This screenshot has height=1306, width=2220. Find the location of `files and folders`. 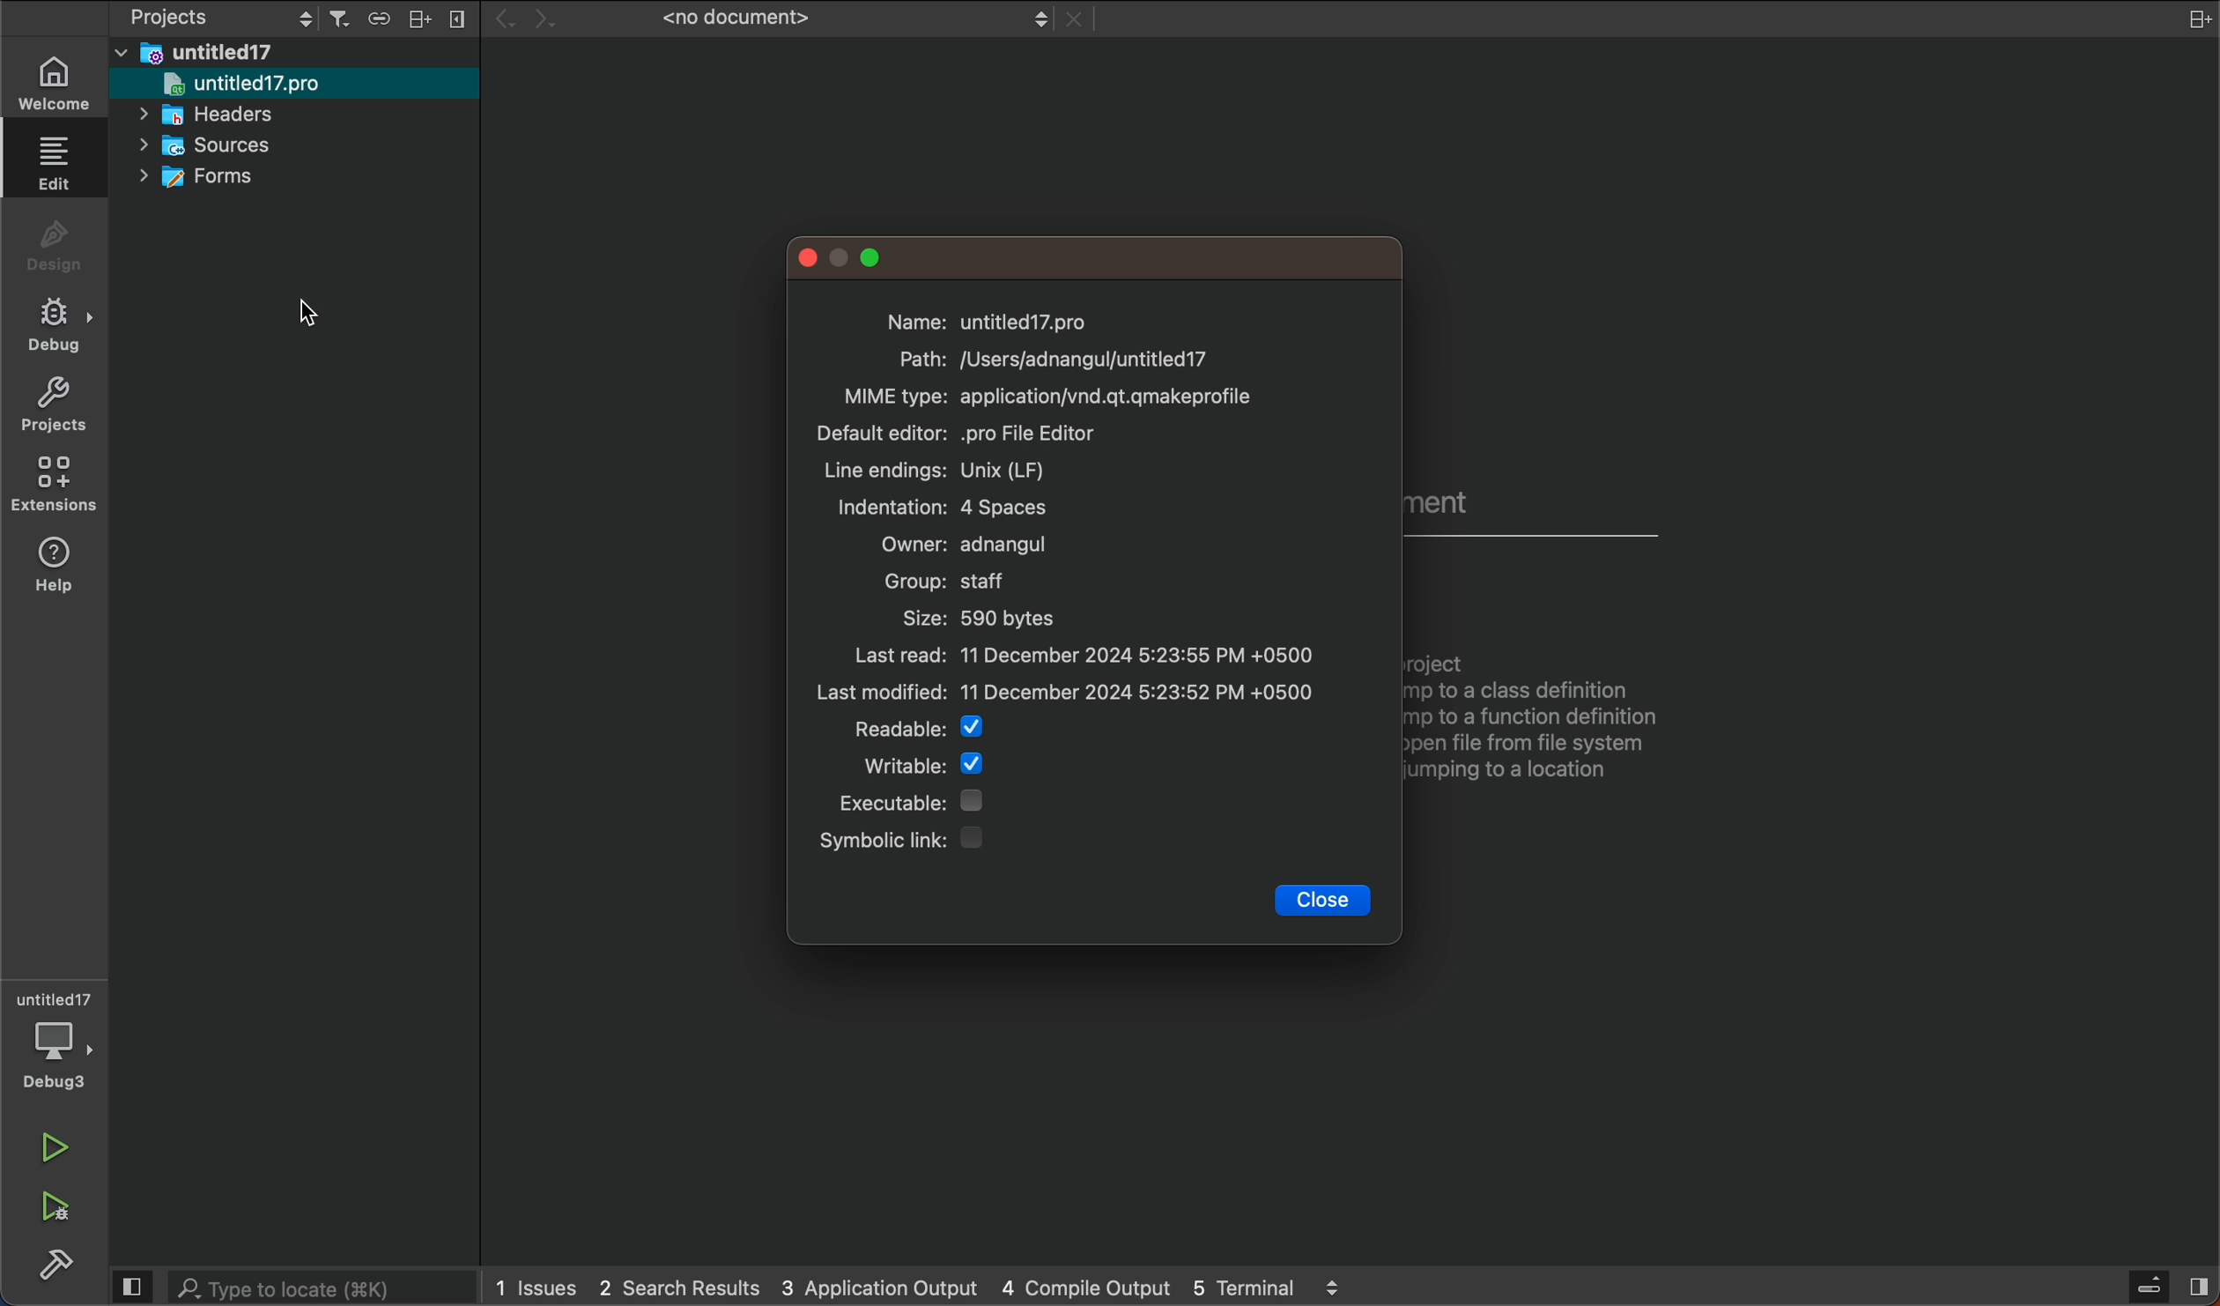

files and folders is located at coordinates (301, 54).